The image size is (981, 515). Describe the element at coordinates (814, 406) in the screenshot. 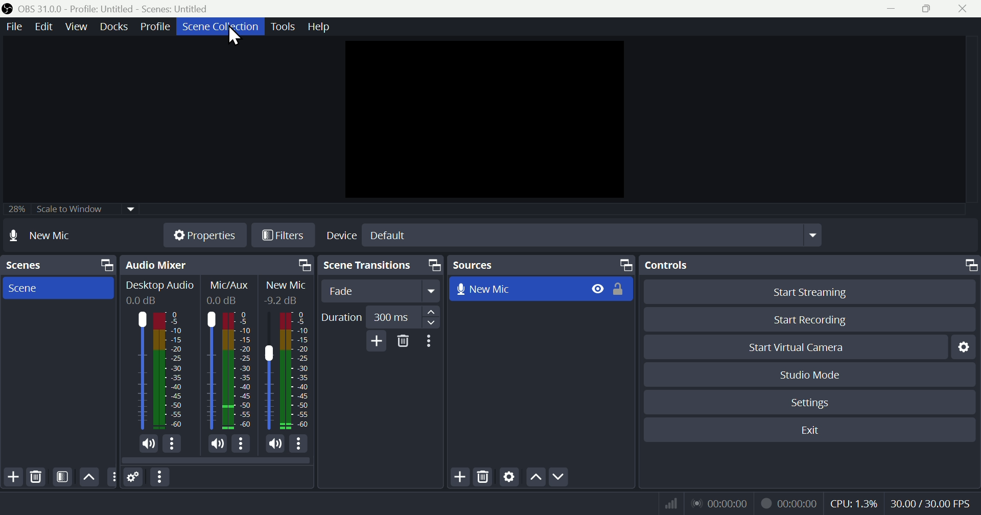

I see `Settings` at that location.